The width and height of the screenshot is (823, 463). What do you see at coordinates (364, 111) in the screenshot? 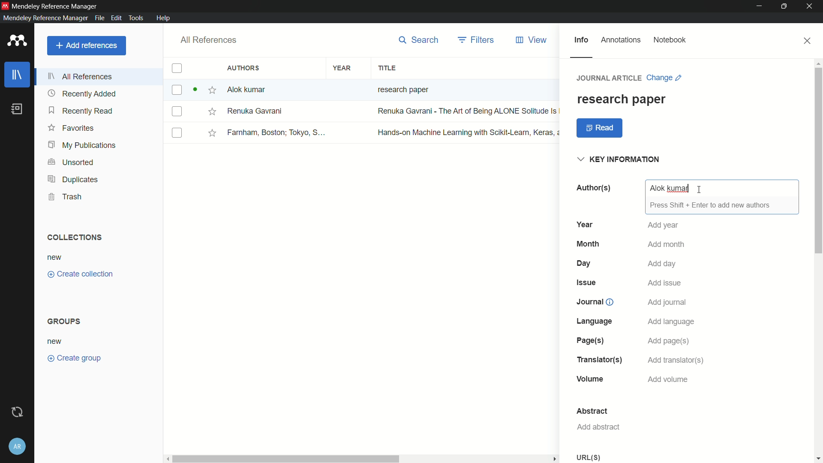
I see `book-2` at bounding box center [364, 111].